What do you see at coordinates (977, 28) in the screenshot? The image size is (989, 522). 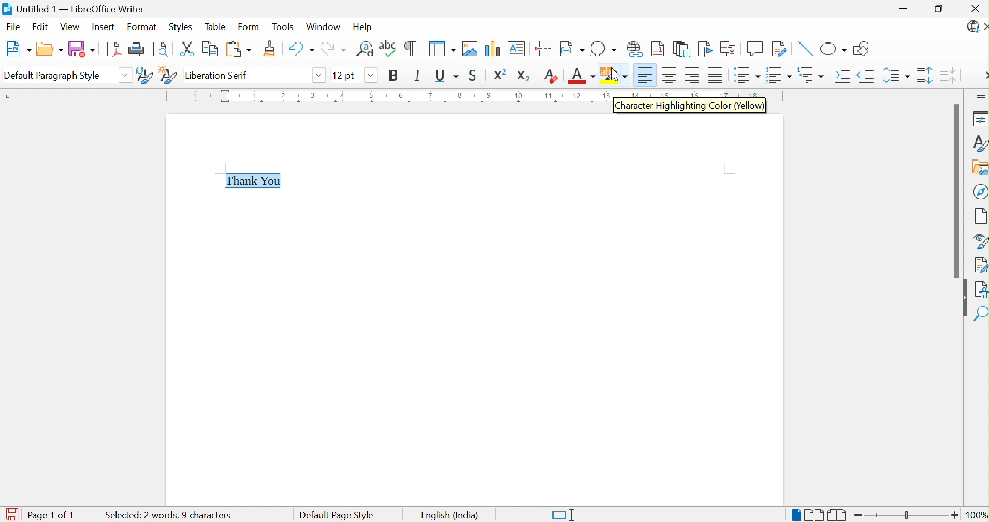 I see `LibreOffice Update Available` at bounding box center [977, 28].